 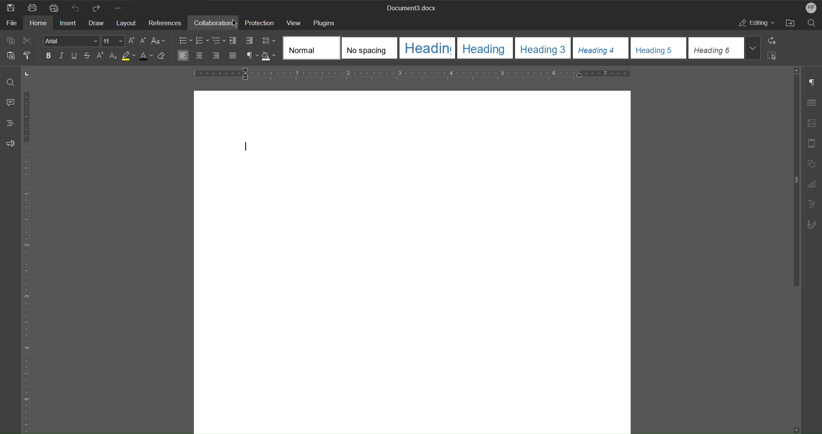 I want to click on View, so click(x=295, y=22).